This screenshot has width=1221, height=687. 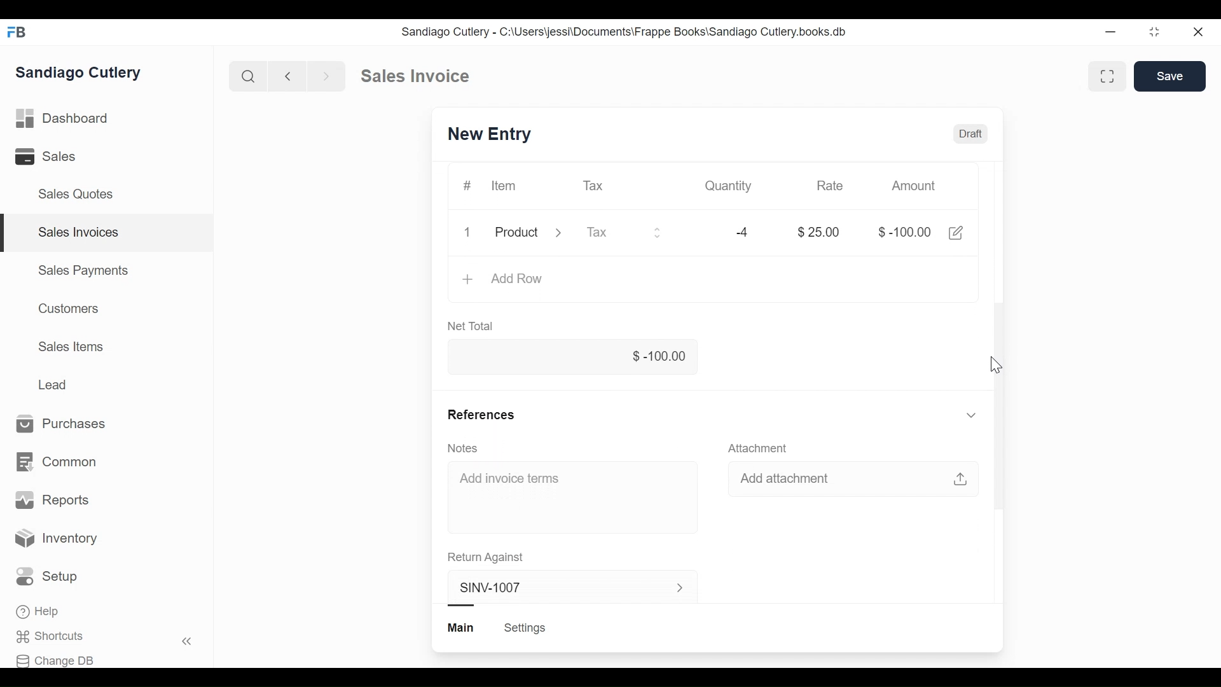 I want to click on Search, so click(x=248, y=75).